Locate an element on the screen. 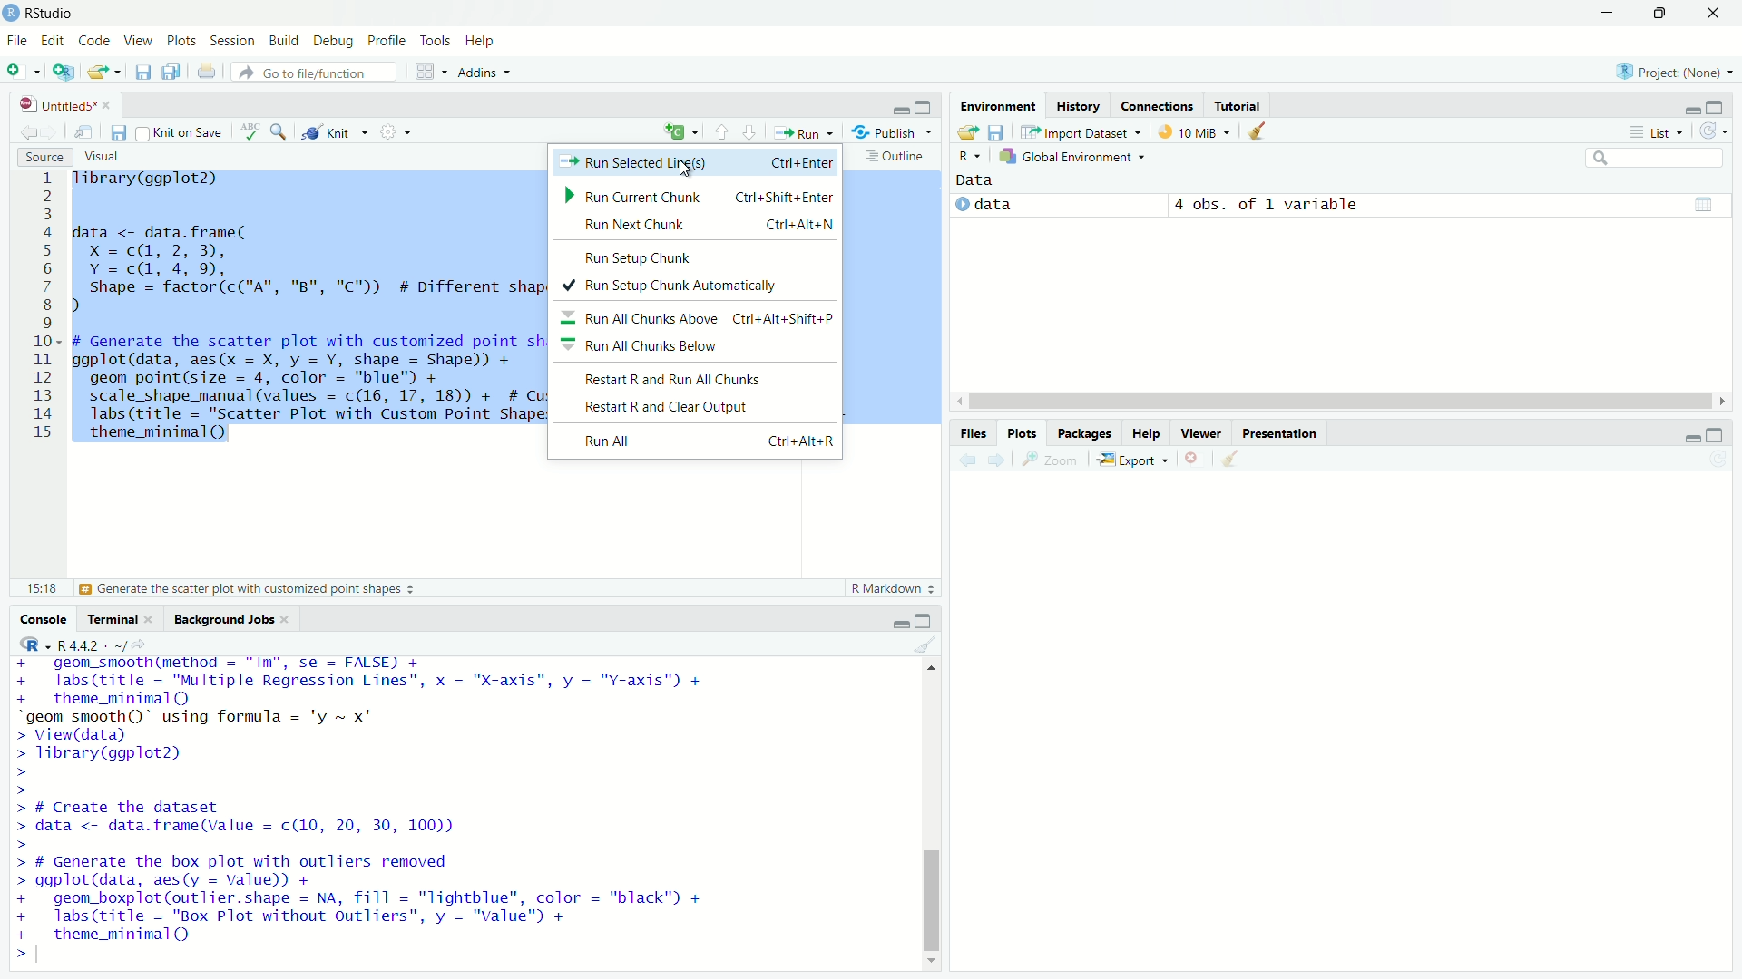 This screenshot has width=1742, height=979. vertical scroll bar is located at coordinates (932, 816).